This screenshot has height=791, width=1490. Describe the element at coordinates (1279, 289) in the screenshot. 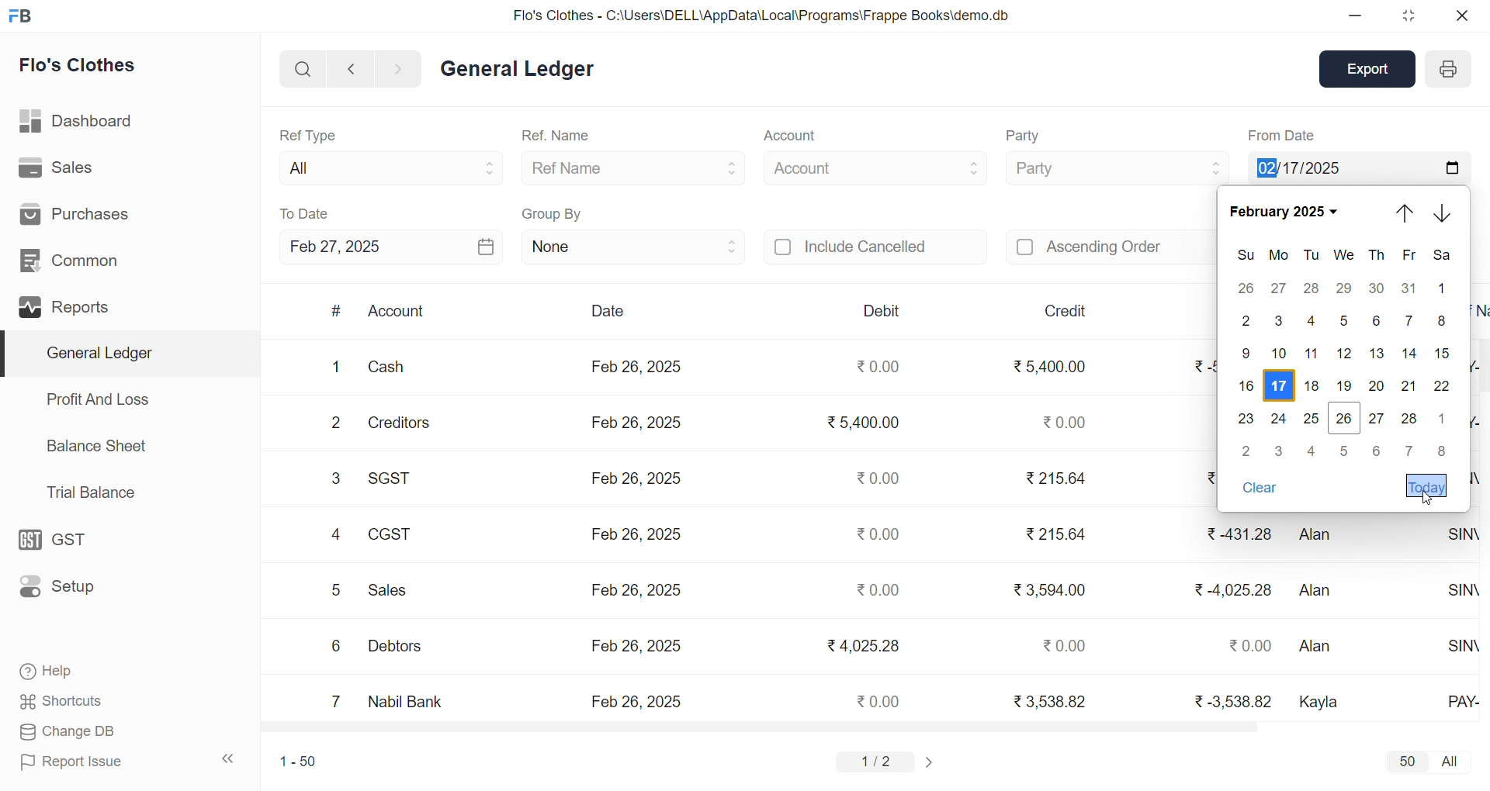

I see `27` at that location.